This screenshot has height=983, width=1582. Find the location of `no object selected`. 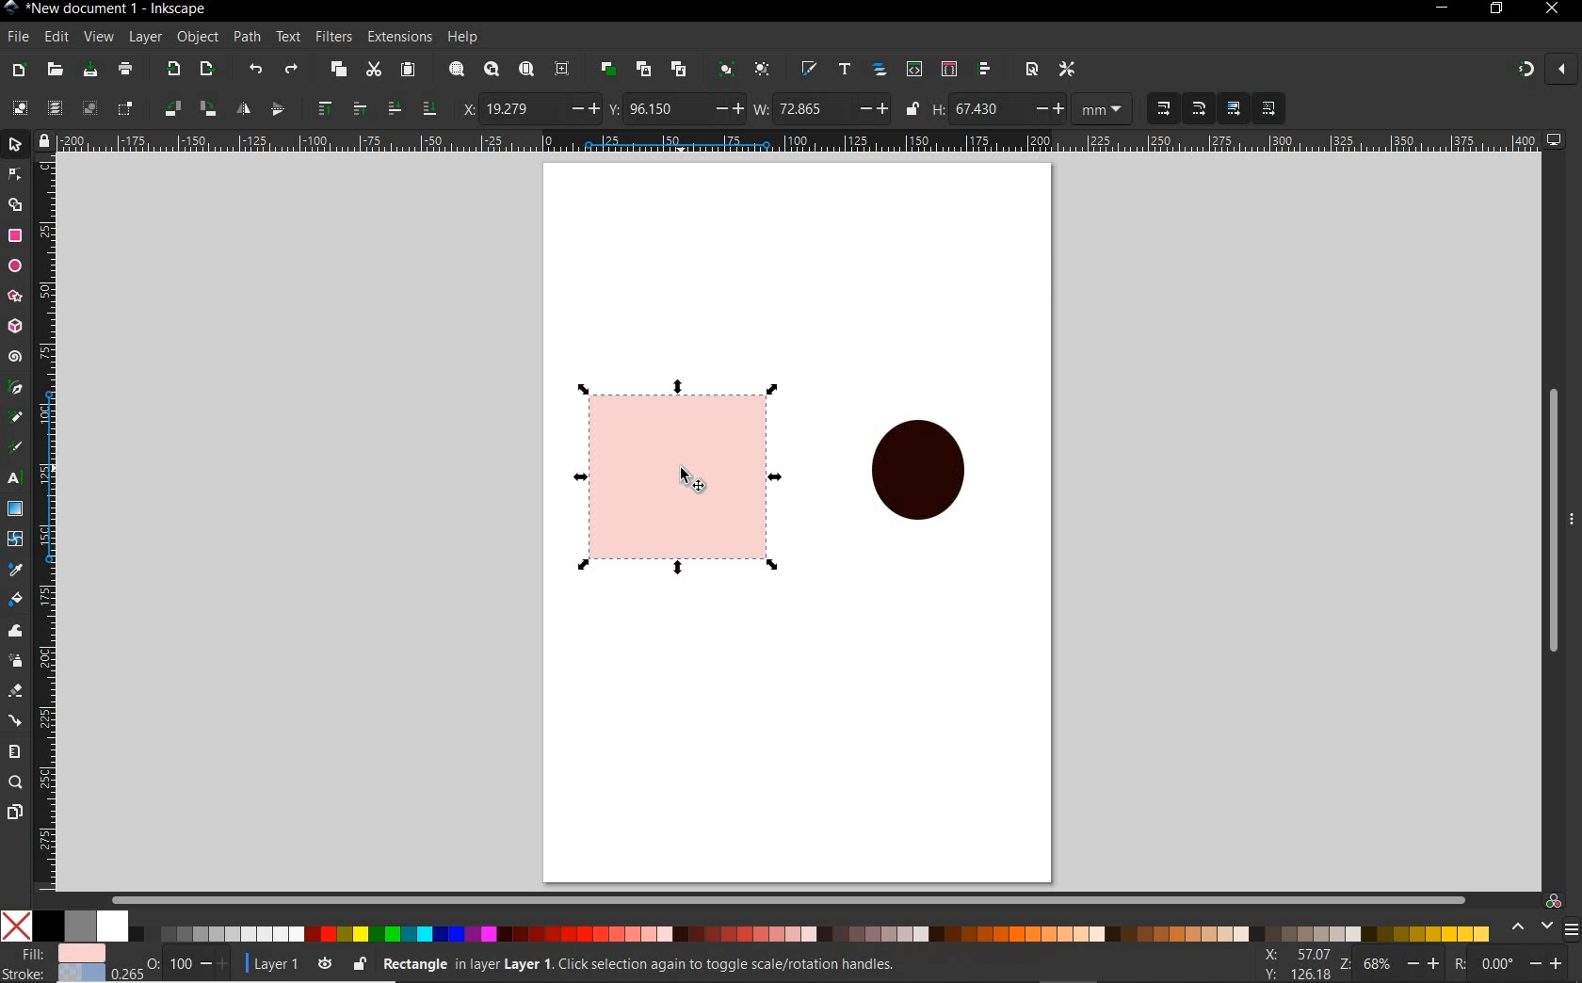

no object selected is located at coordinates (713, 967).